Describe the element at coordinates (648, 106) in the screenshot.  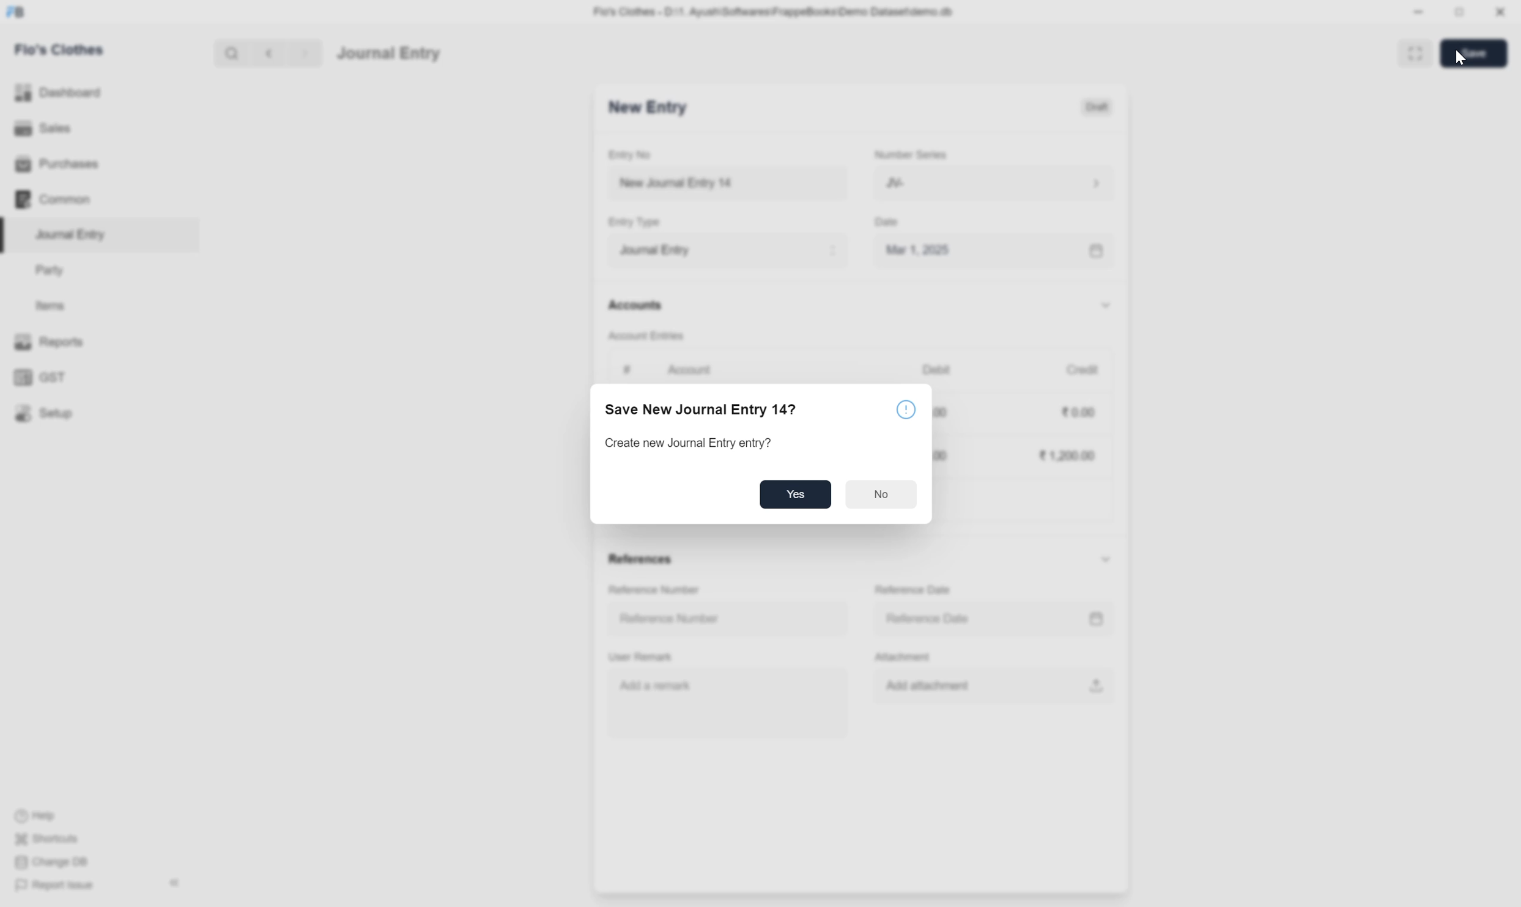
I see `New Entry` at that location.